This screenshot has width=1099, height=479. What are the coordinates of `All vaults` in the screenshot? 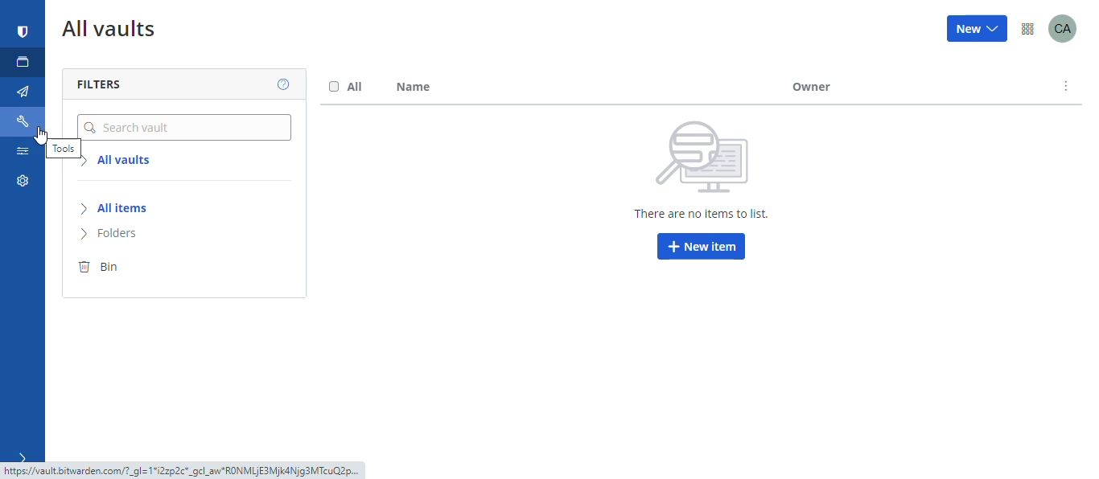 It's located at (114, 32).